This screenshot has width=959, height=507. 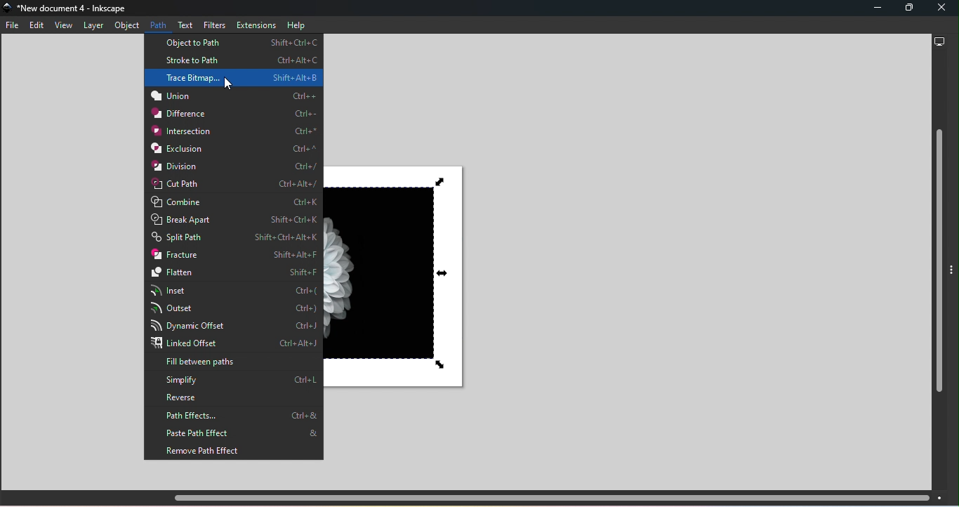 I want to click on Paste path effects, so click(x=239, y=433).